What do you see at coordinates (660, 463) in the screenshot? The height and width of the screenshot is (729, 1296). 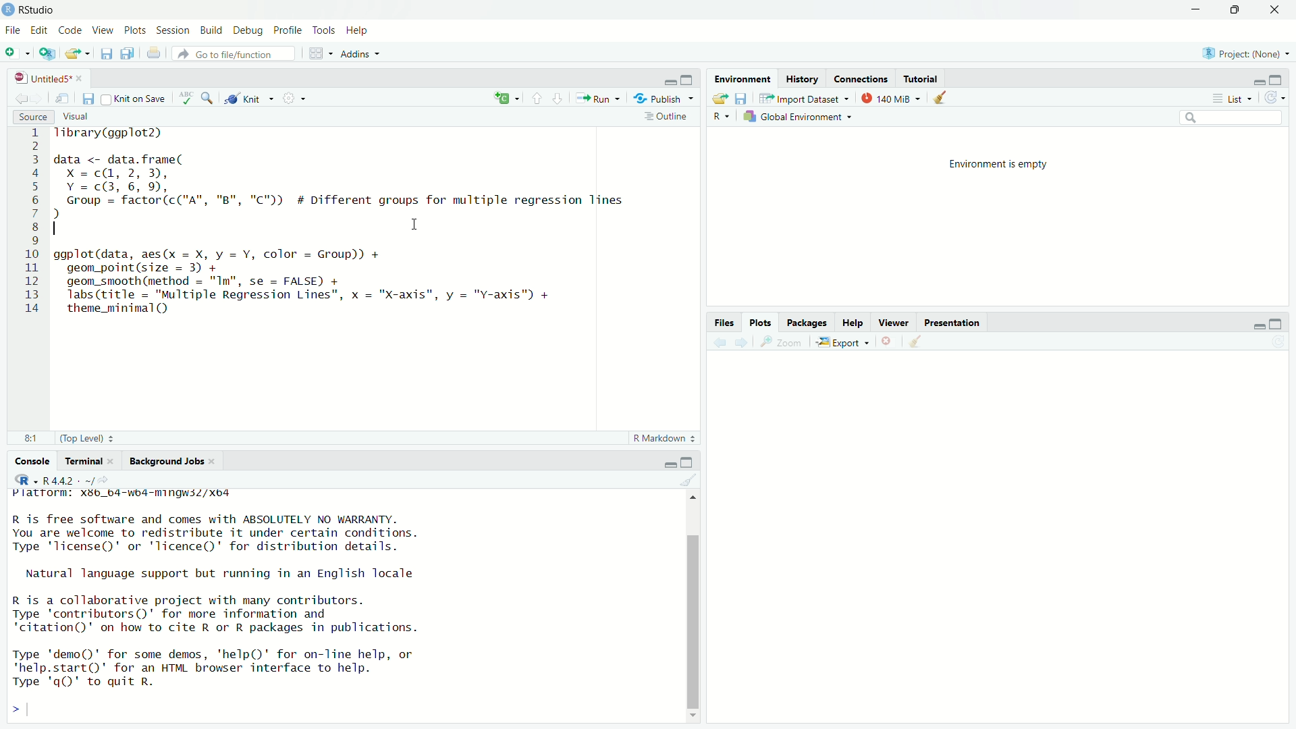 I see `minimise` at bounding box center [660, 463].